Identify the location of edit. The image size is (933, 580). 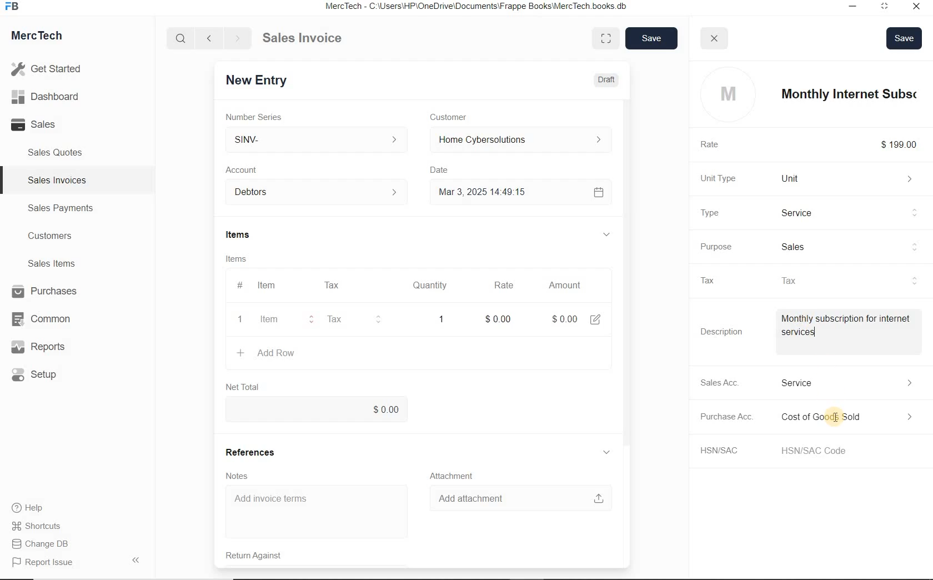
(594, 318).